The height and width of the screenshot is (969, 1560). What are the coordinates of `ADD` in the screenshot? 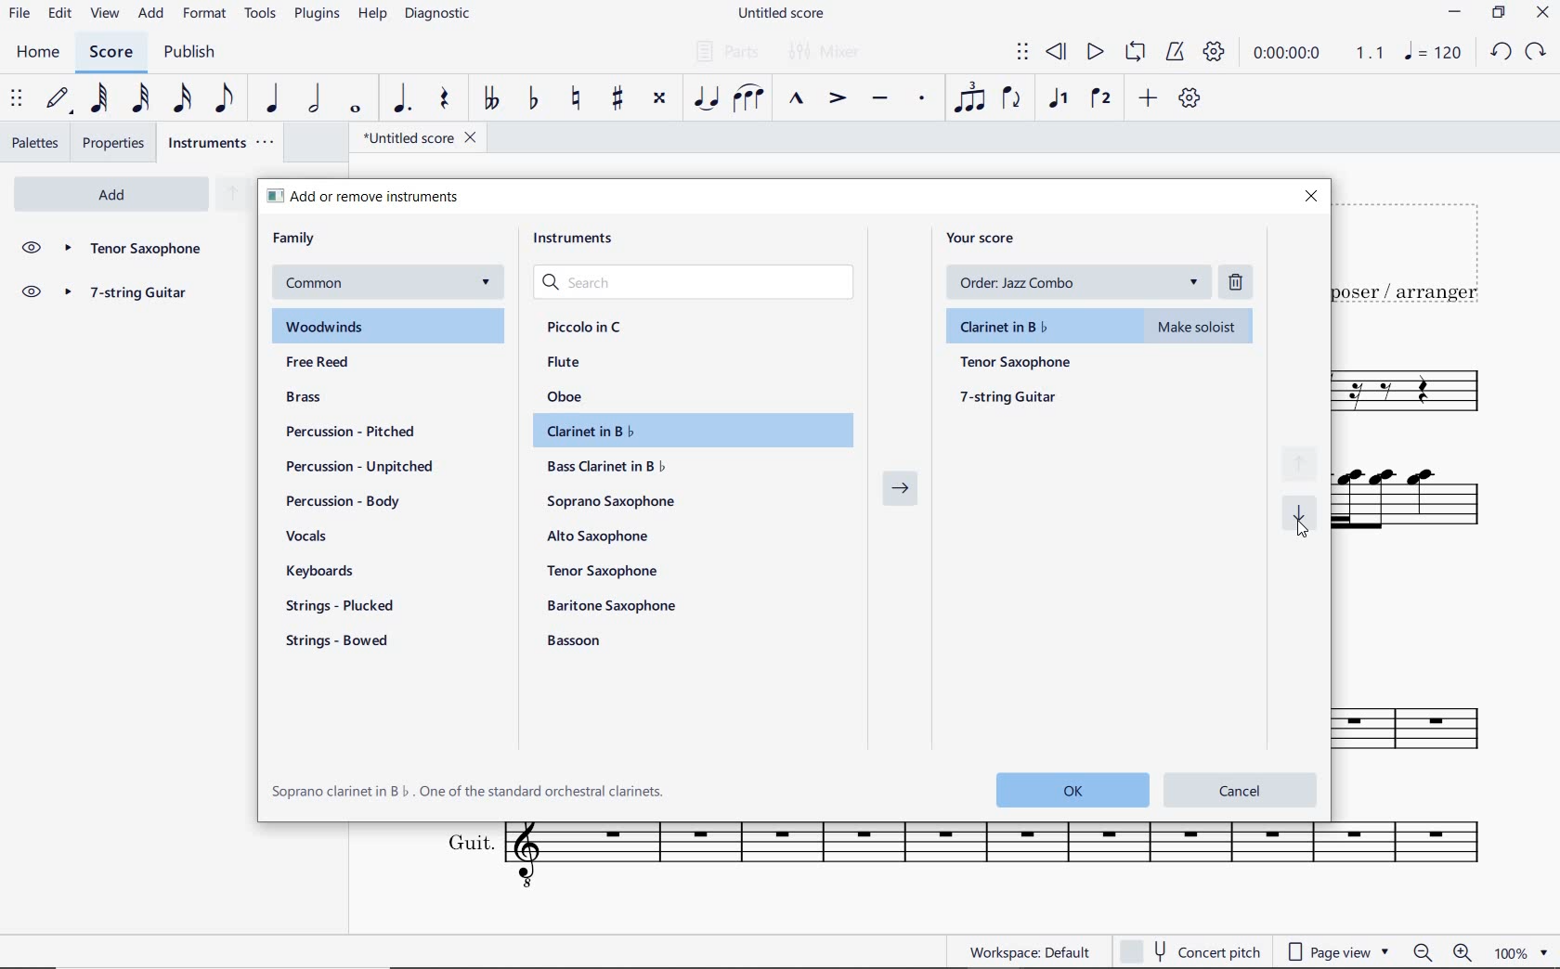 It's located at (1149, 99).